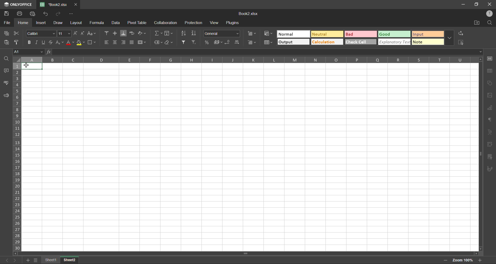  I want to click on align right, so click(123, 42).